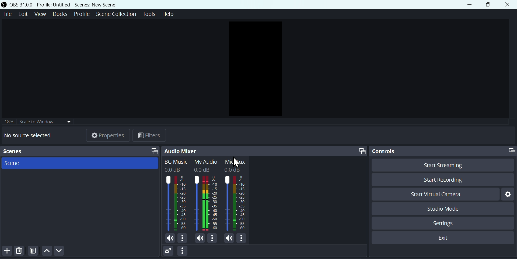  I want to click on Controls, so click(443, 152).